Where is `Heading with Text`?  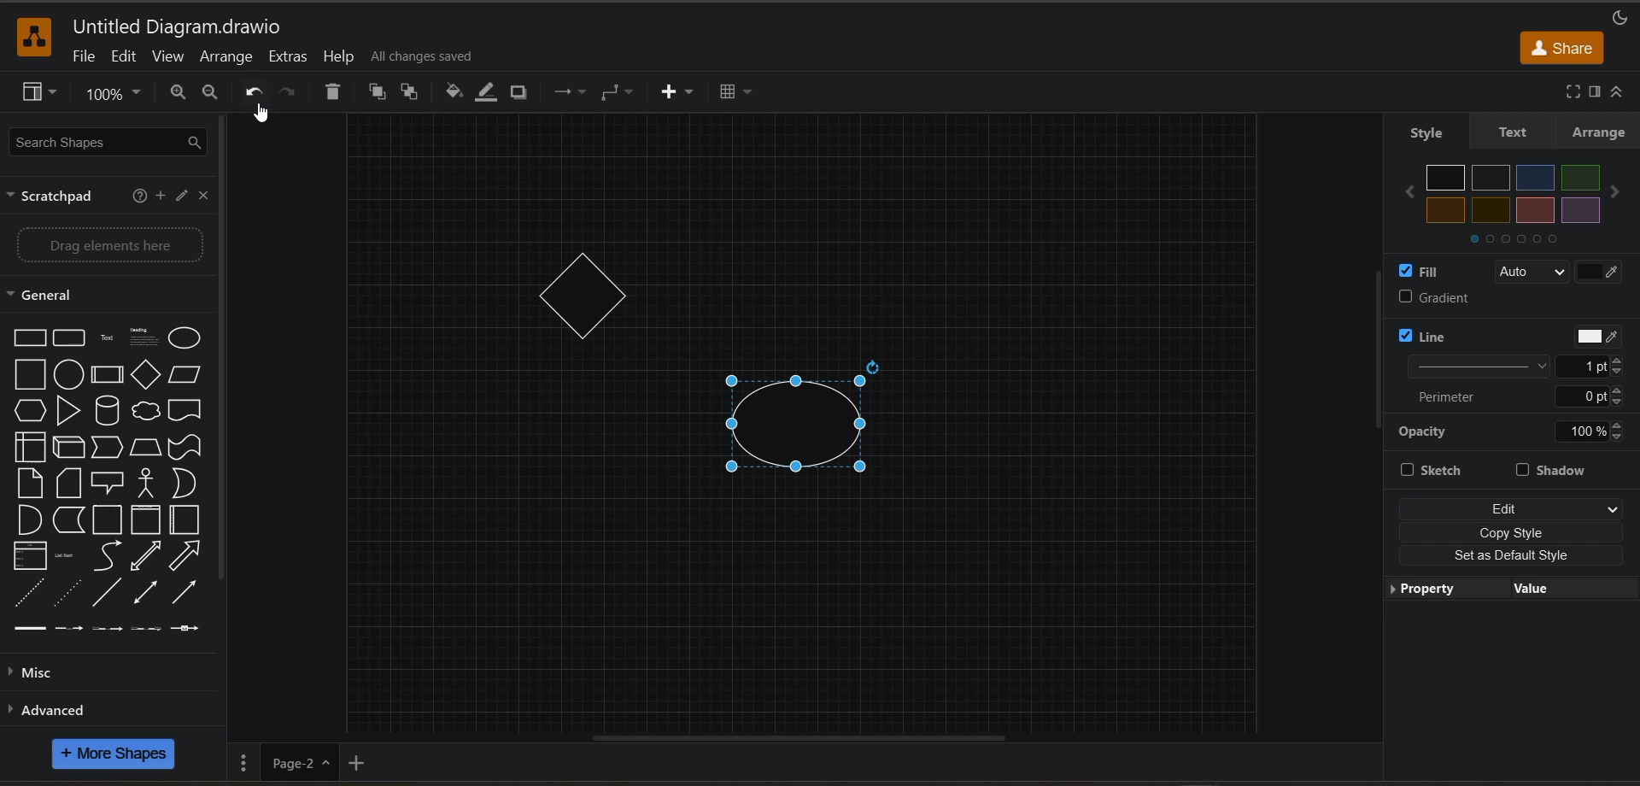
Heading with Text is located at coordinates (144, 337).